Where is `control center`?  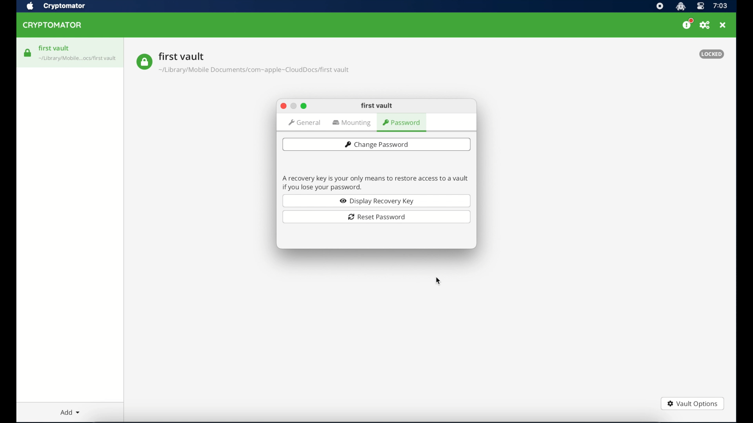
control center is located at coordinates (700, 7).